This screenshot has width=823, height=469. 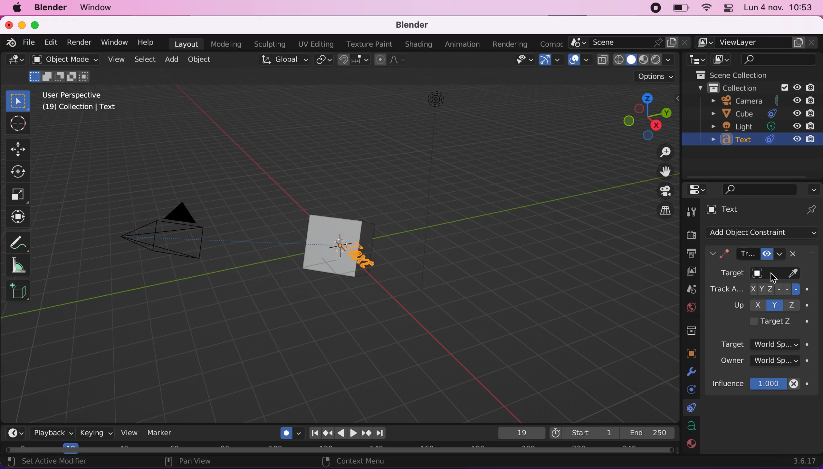 What do you see at coordinates (762, 290) in the screenshot?
I see `track xyz` at bounding box center [762, 290].